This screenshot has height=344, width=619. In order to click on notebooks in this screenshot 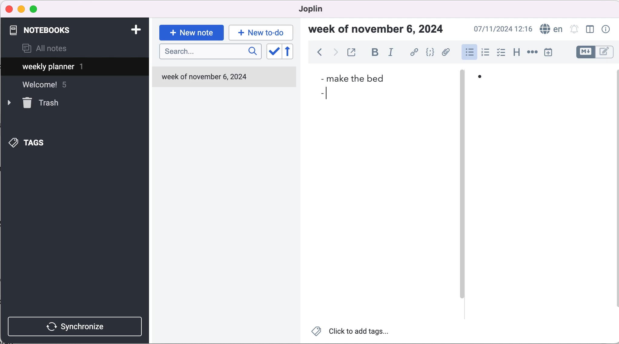, I will do `click(45, 30)`.